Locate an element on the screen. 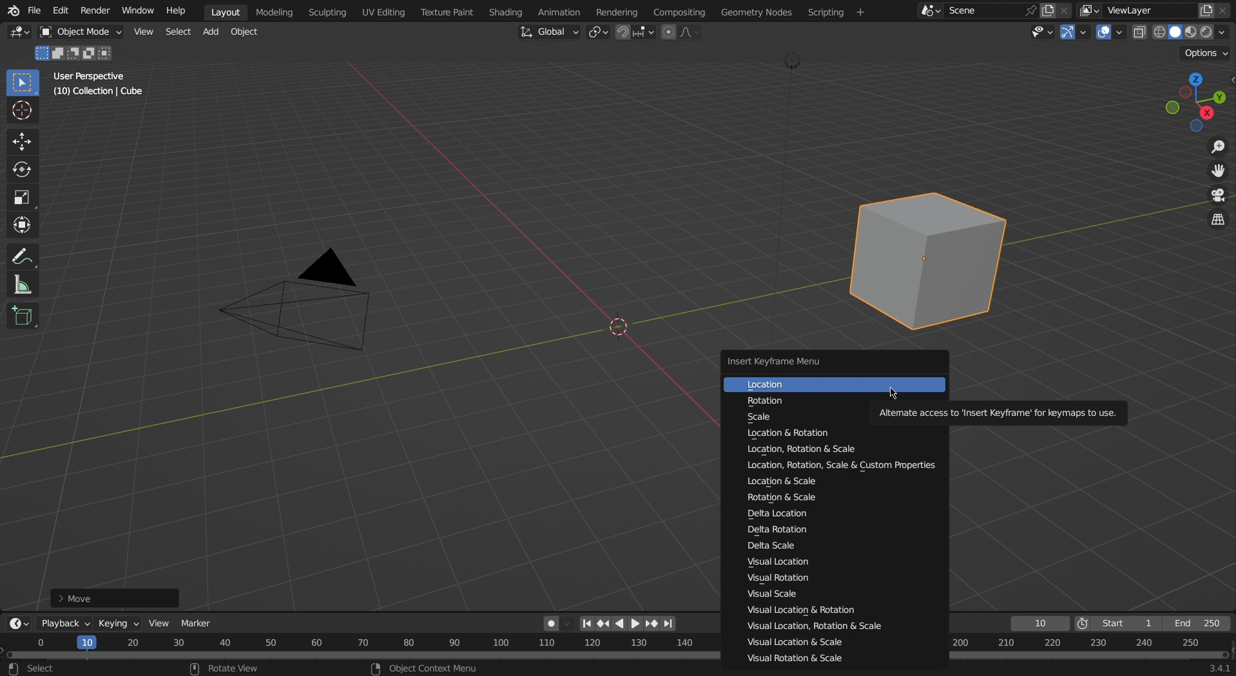  Animation is located at coordinates (570, 10).